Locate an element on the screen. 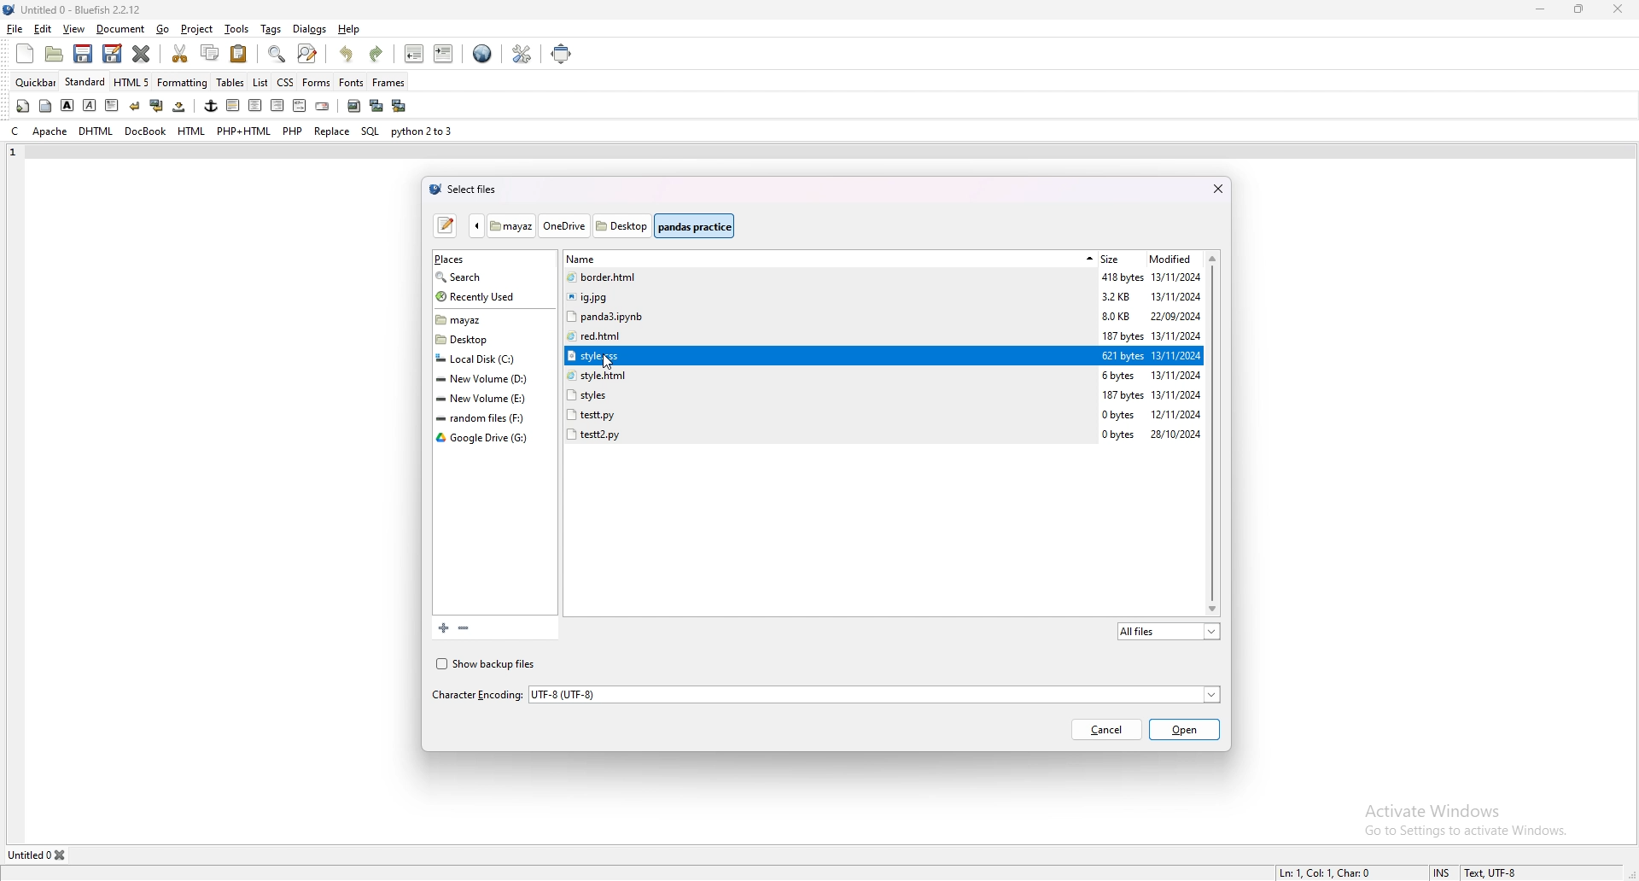  Untitled 0 is located at coordinates (28, 855).